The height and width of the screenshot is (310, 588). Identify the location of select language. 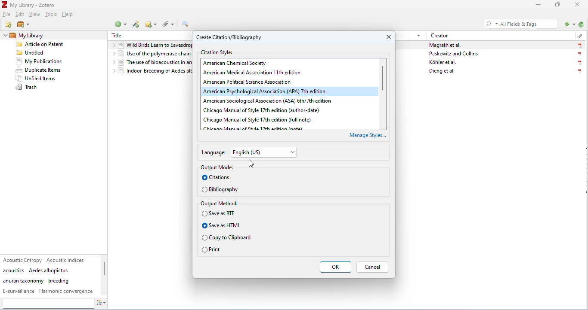
(265, 152).